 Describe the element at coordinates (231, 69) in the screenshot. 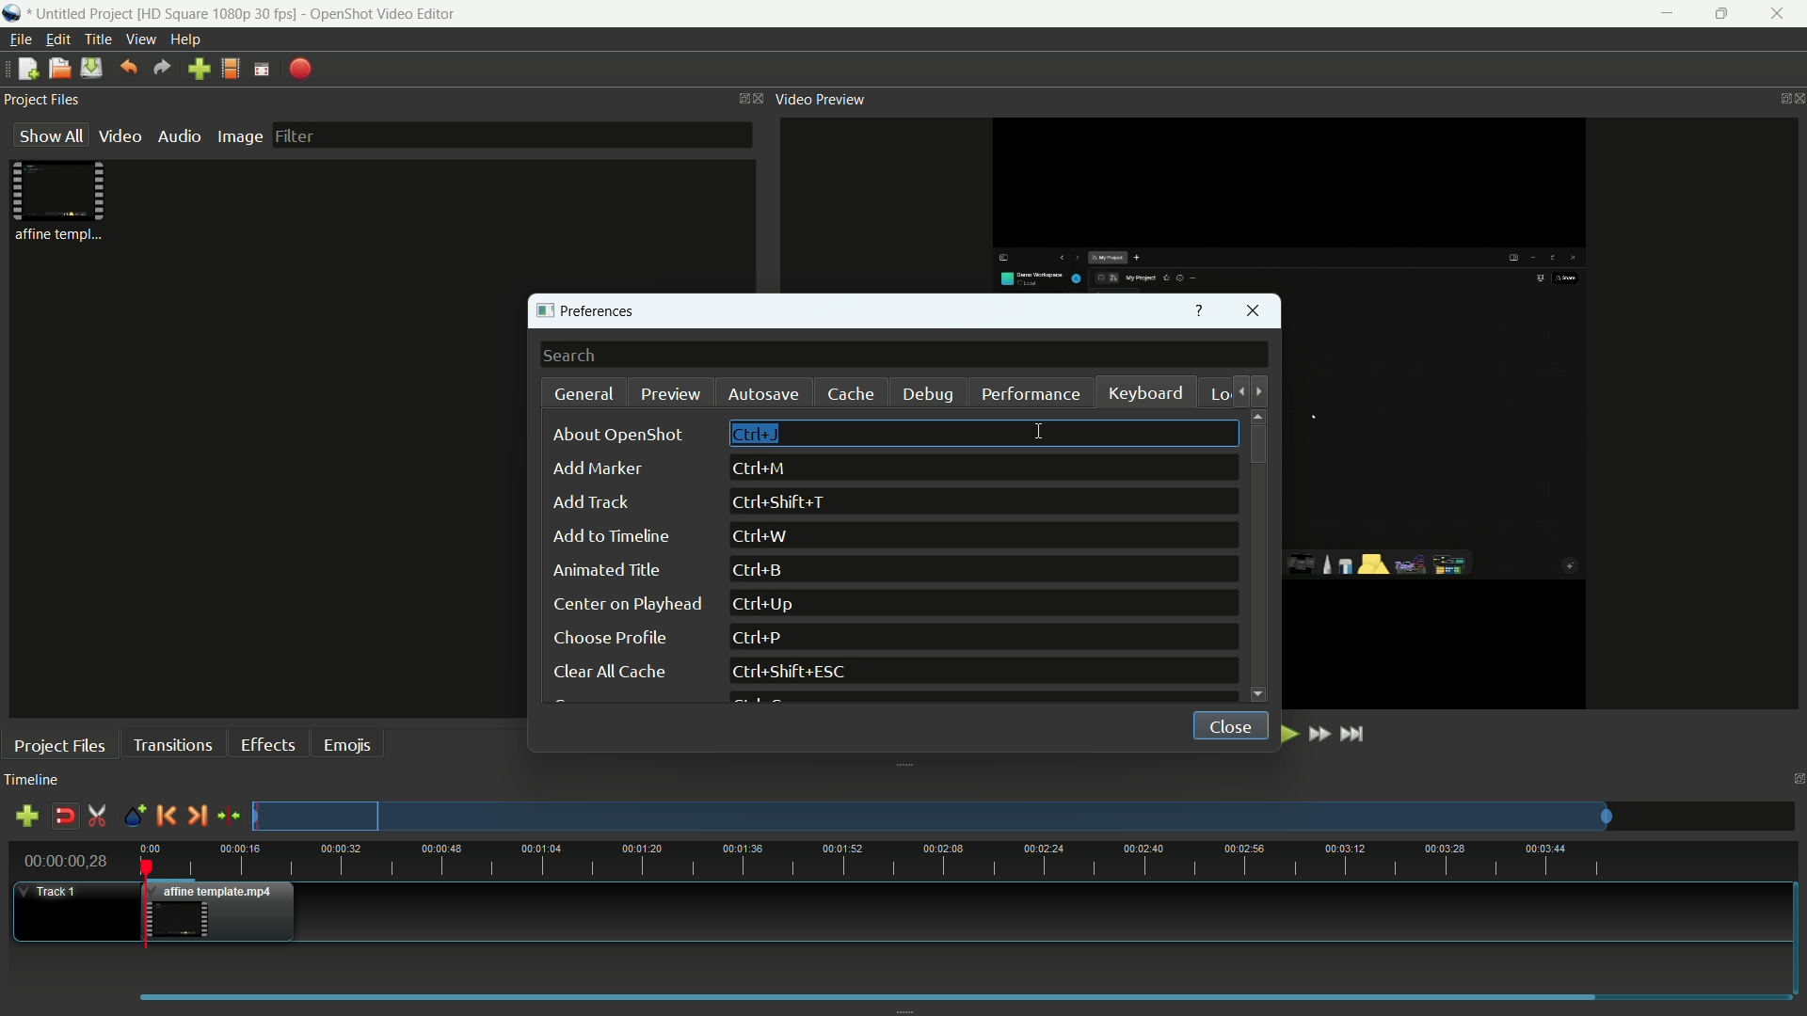

I see `profile` at that location.